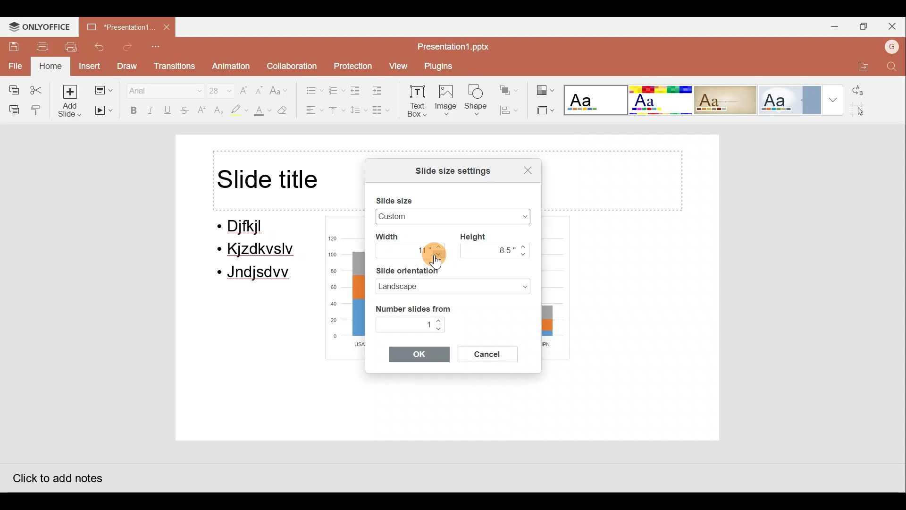 Image resolution: width=906 pixels, height=510 pixels. What do you see at coordinates (439, 246) in the screenshot?
I see `Navigate up` at bounding box center [439, 246].